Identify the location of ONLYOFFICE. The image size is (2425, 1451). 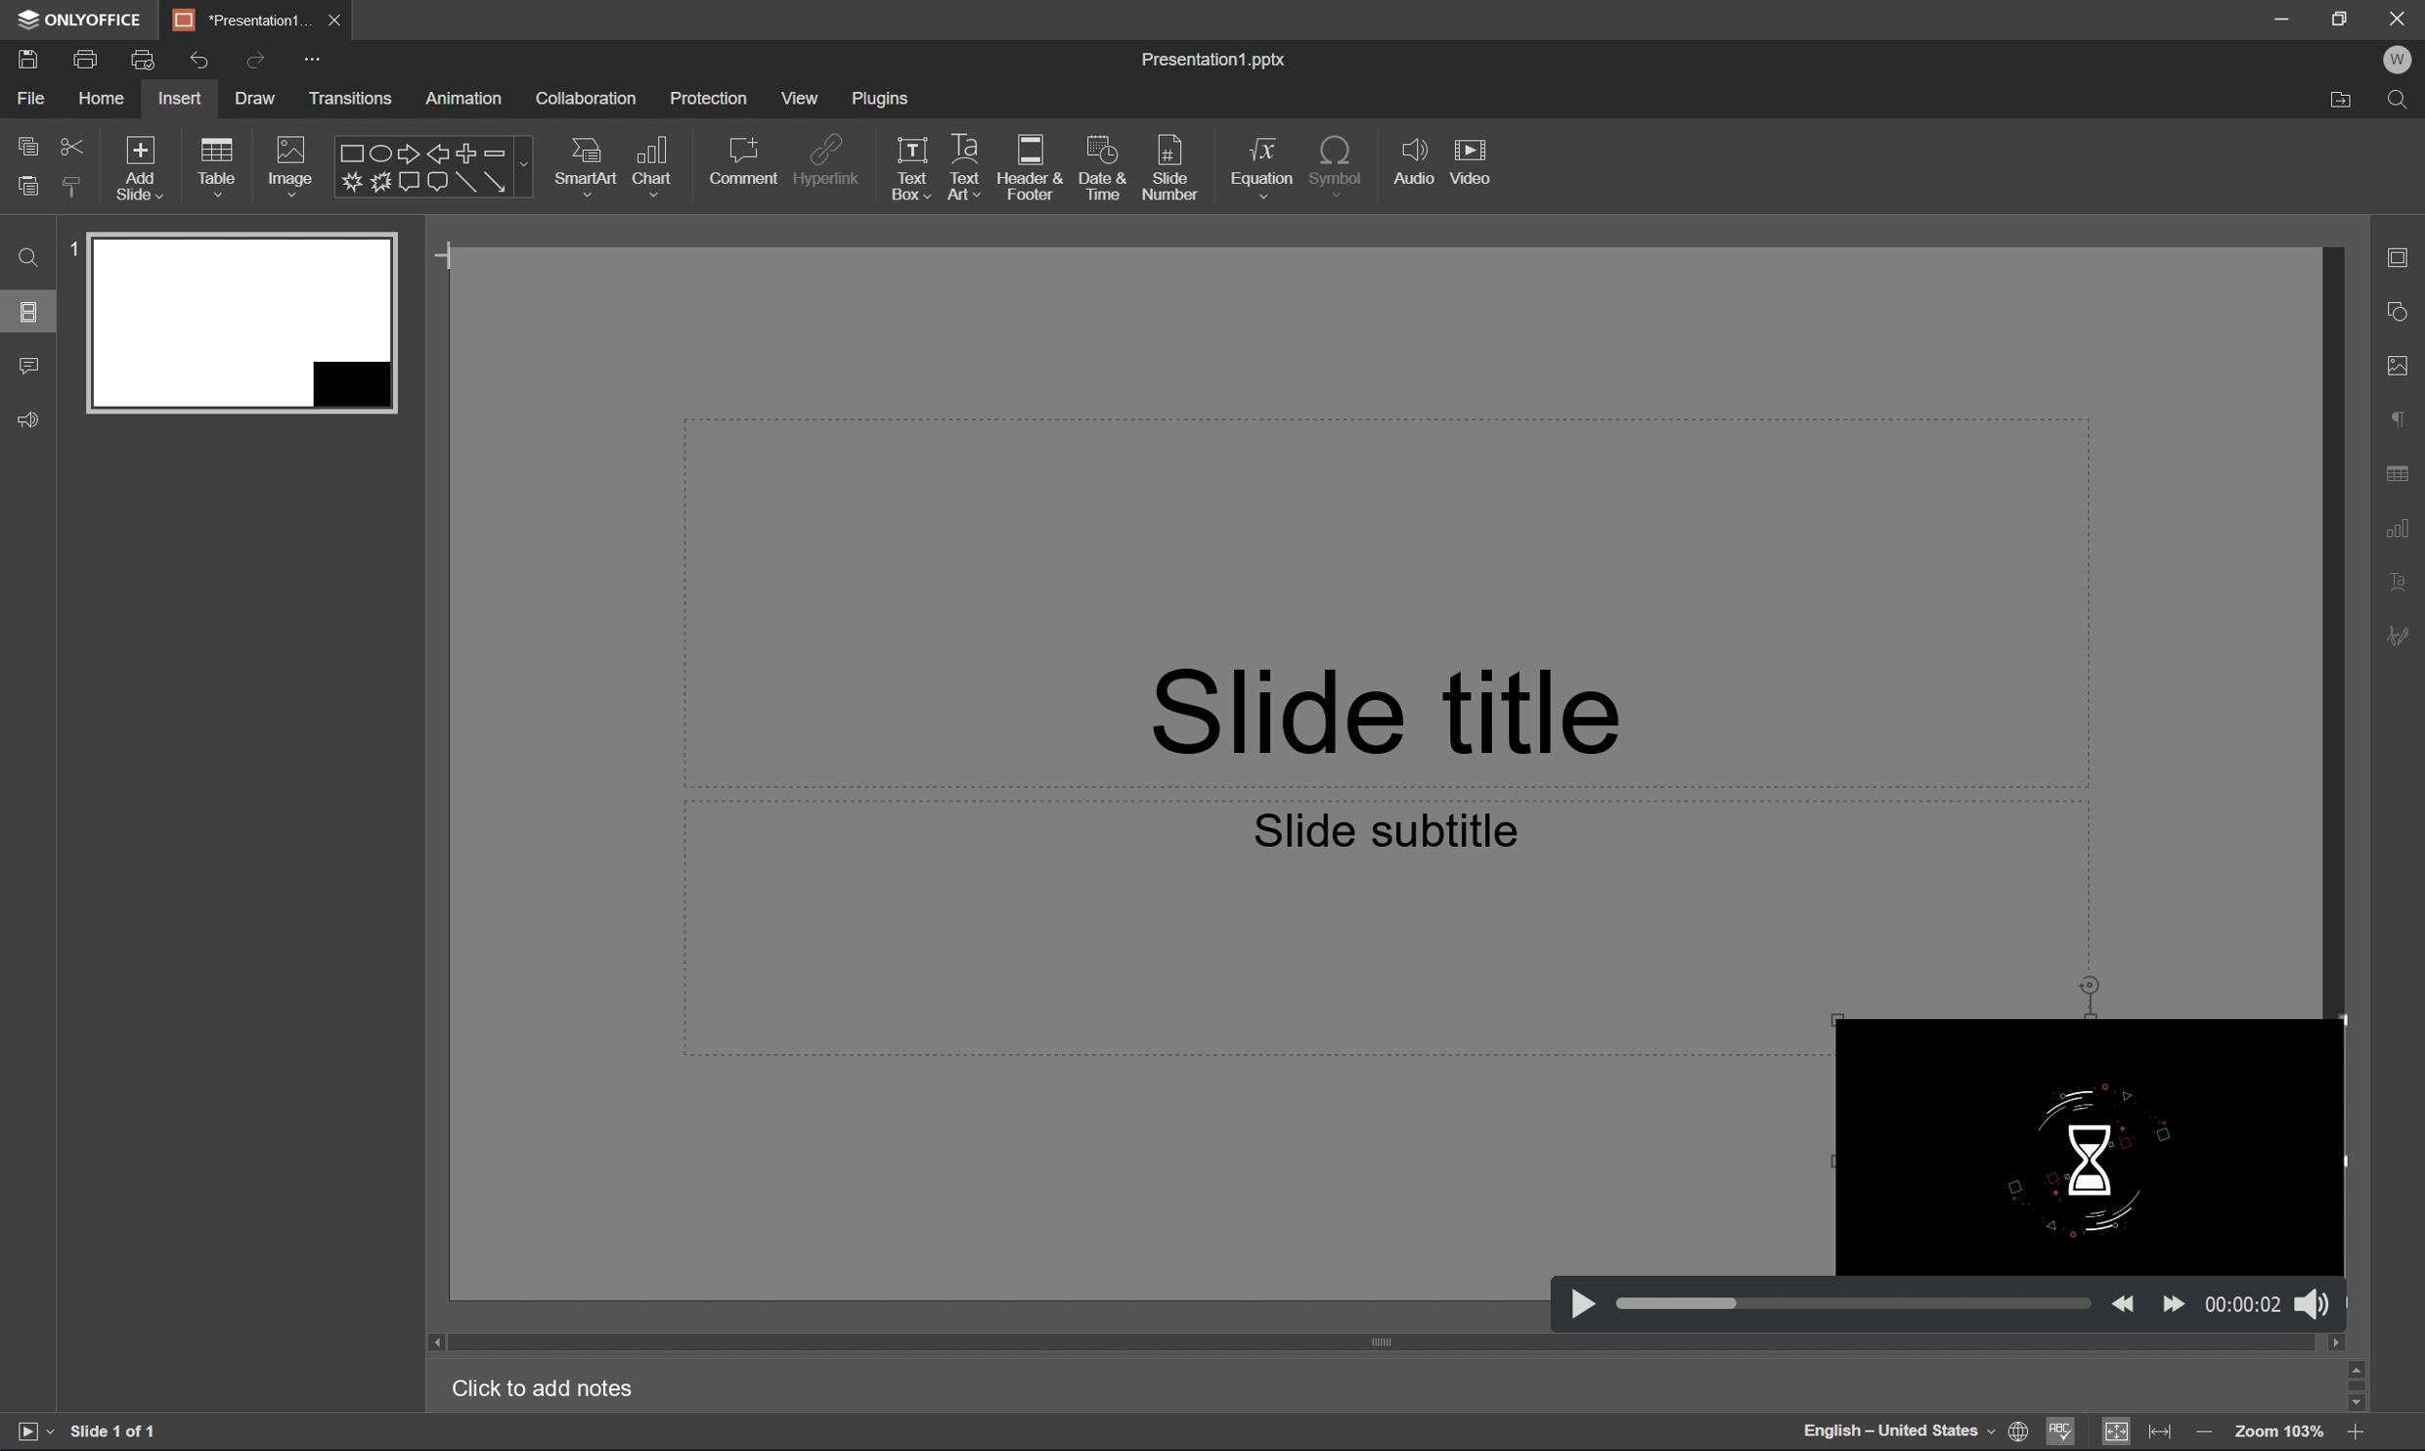
(82, 22).